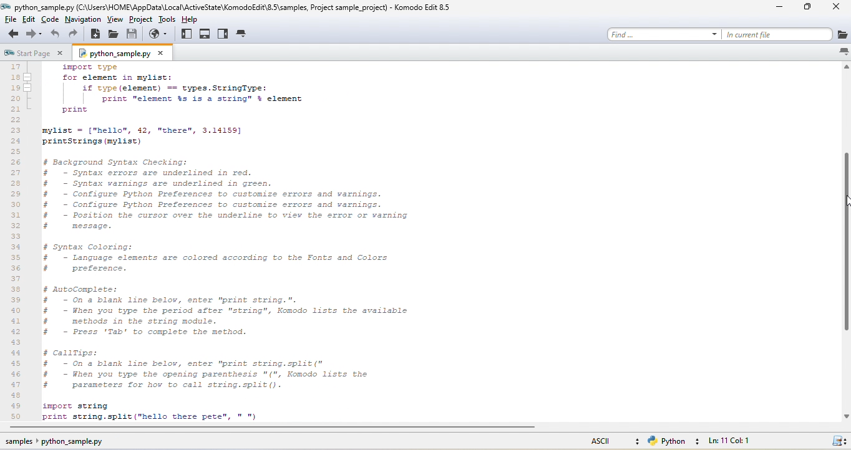 This screenshot has height=450, width=851. Describe the element at coordinates (11, 34) in the screenshot. I see `back` at that location.